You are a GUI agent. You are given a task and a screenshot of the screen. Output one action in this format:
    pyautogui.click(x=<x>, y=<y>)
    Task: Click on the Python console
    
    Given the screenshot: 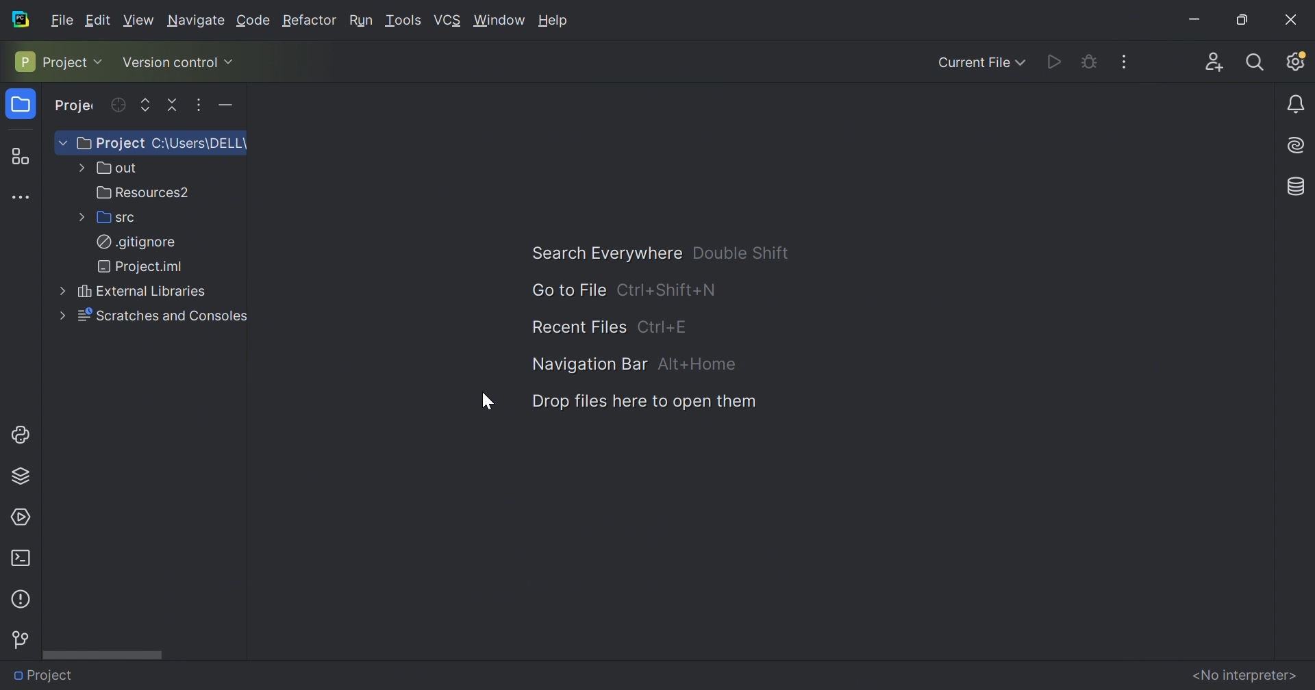 What is the action you would take?
    pyautogui.click(x=23, y=433)
    